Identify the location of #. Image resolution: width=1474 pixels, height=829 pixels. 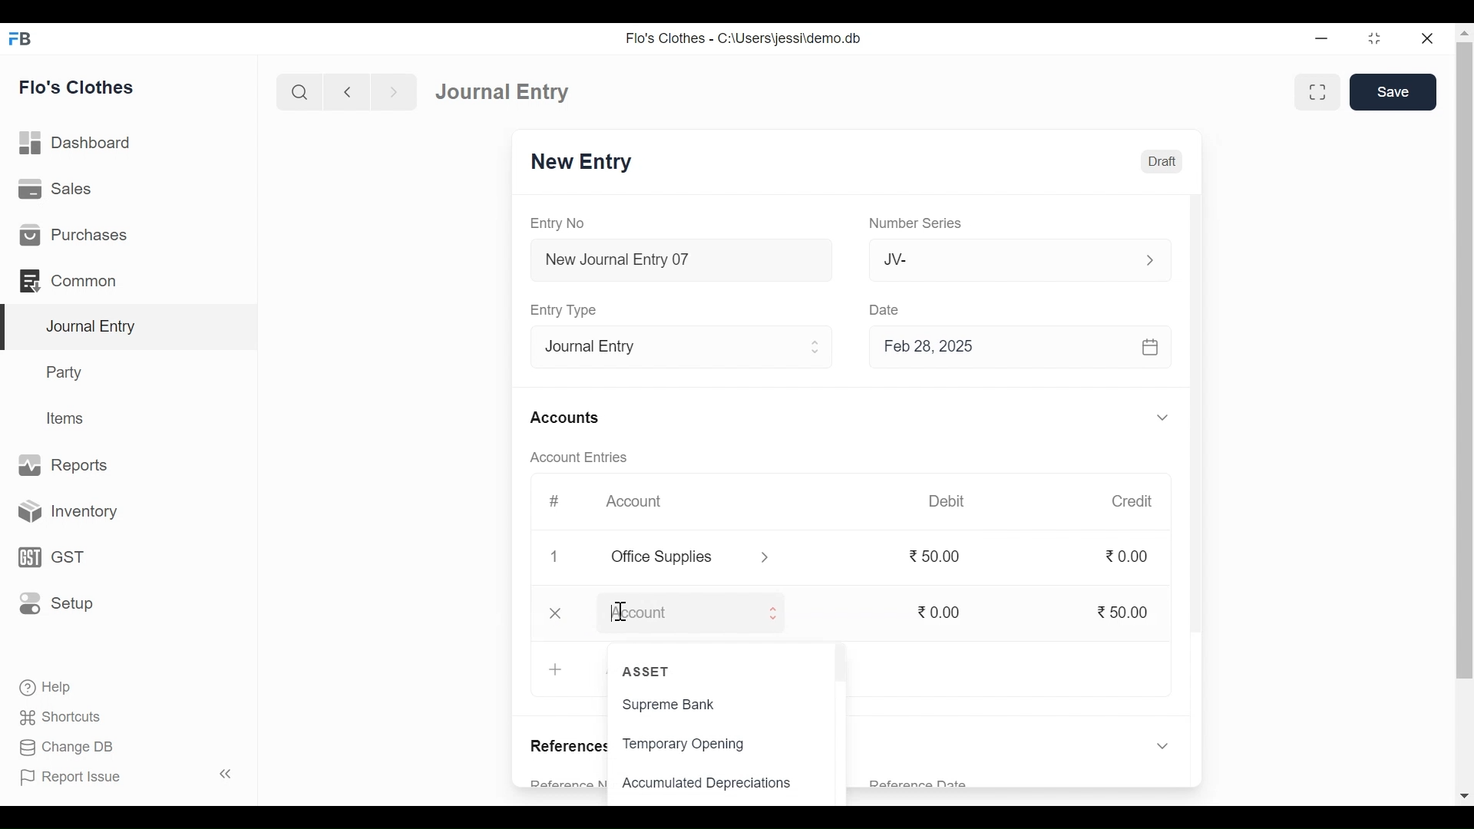
(554, 500).